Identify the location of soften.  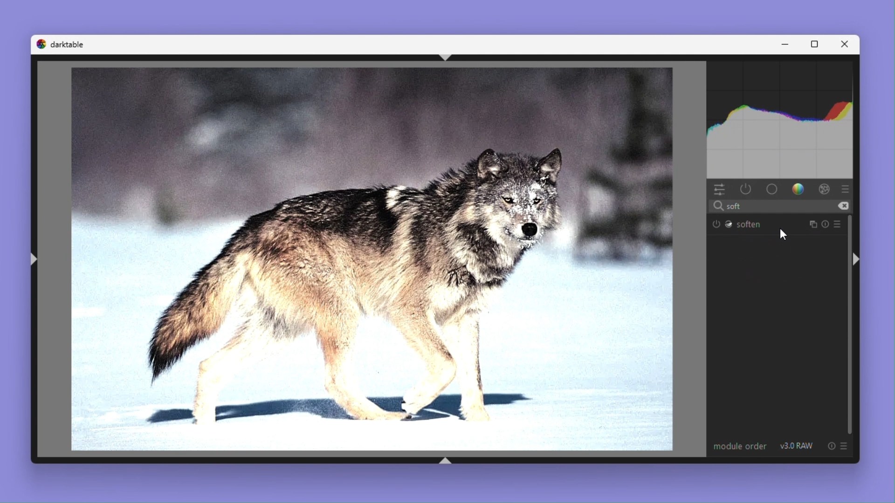
(737, 224).